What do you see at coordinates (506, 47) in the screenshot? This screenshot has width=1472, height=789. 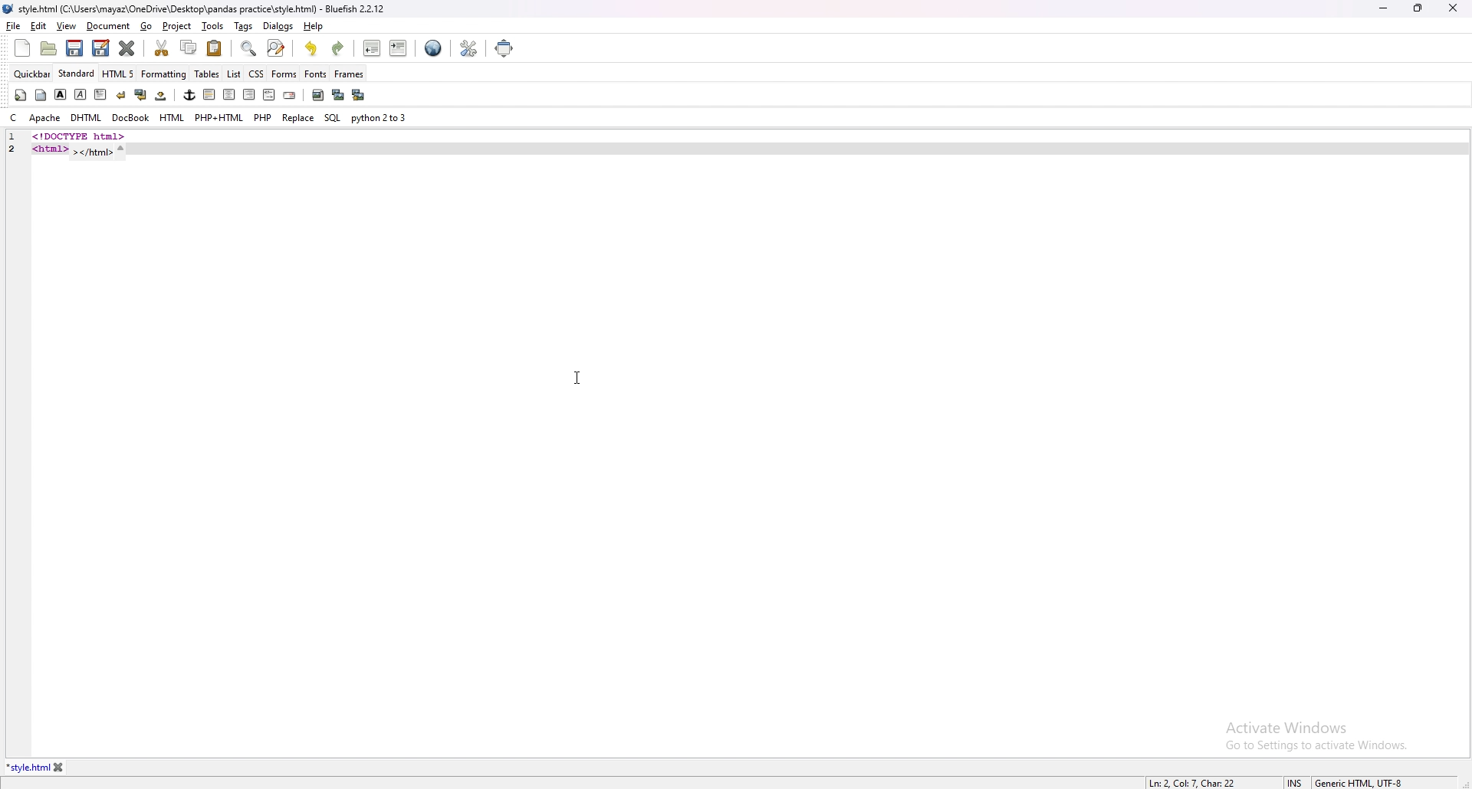 I see `full screen` at bounding box center [506, 47].